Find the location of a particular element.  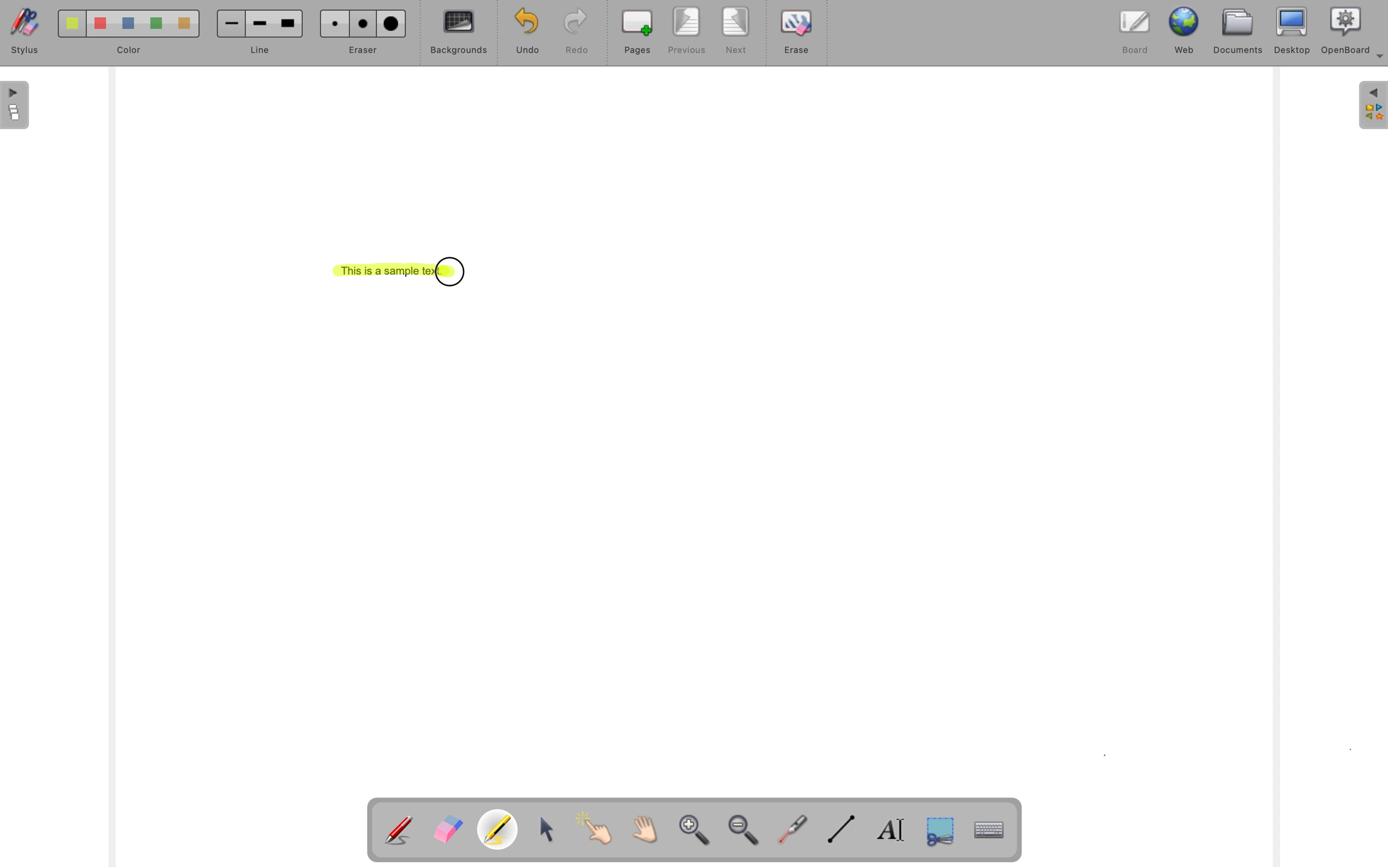

color is located at coordinates (130, 51).